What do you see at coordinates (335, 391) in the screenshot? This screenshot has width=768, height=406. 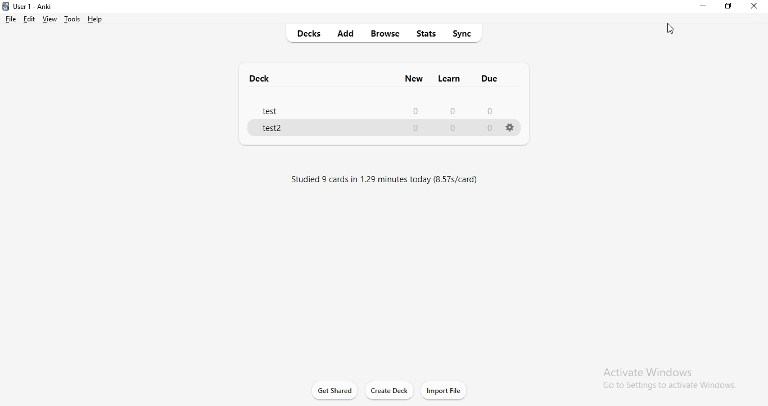 I see `get shared` at bounding box center [335, 391].